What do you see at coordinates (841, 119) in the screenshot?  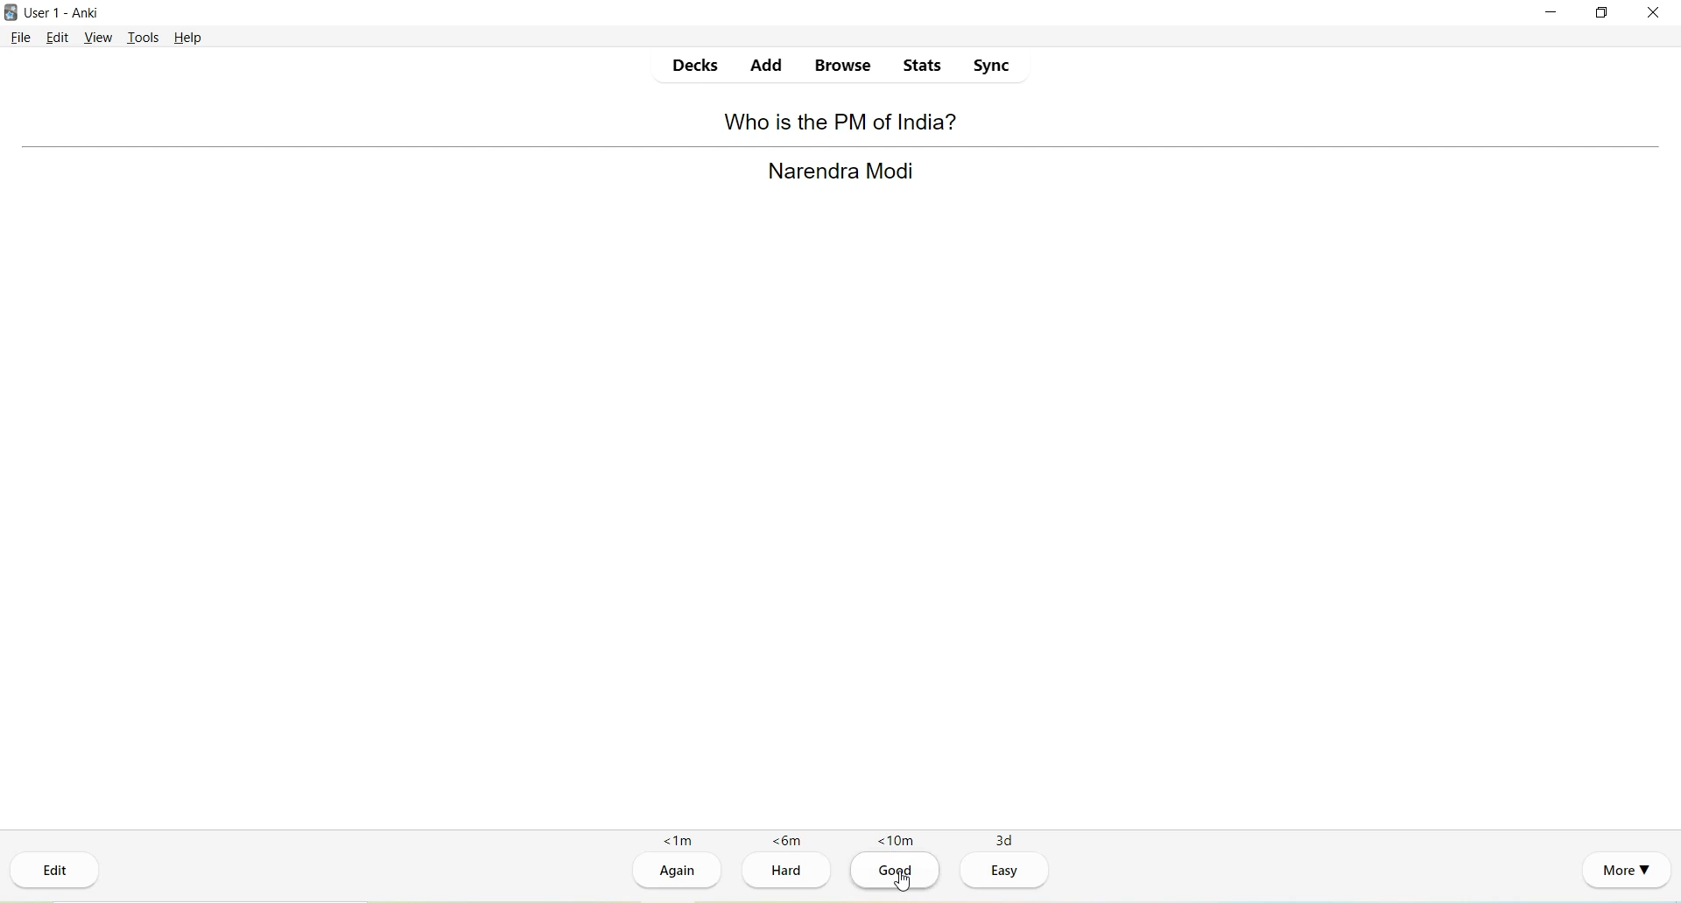 I see `Who is the PM of India?` at bounding box center [841, 119].